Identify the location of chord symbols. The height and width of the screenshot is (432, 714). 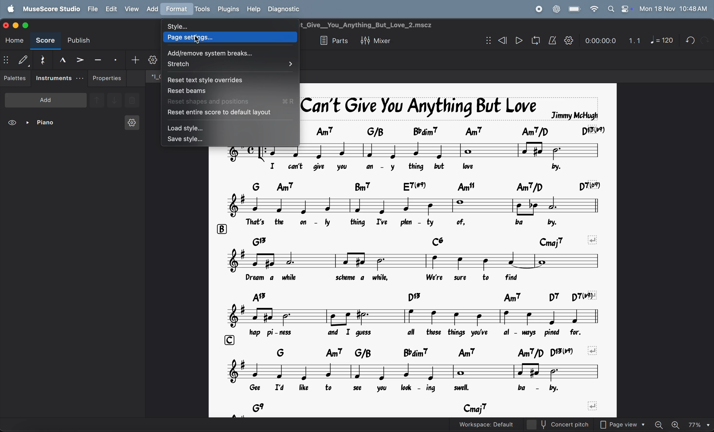
(424, 186).